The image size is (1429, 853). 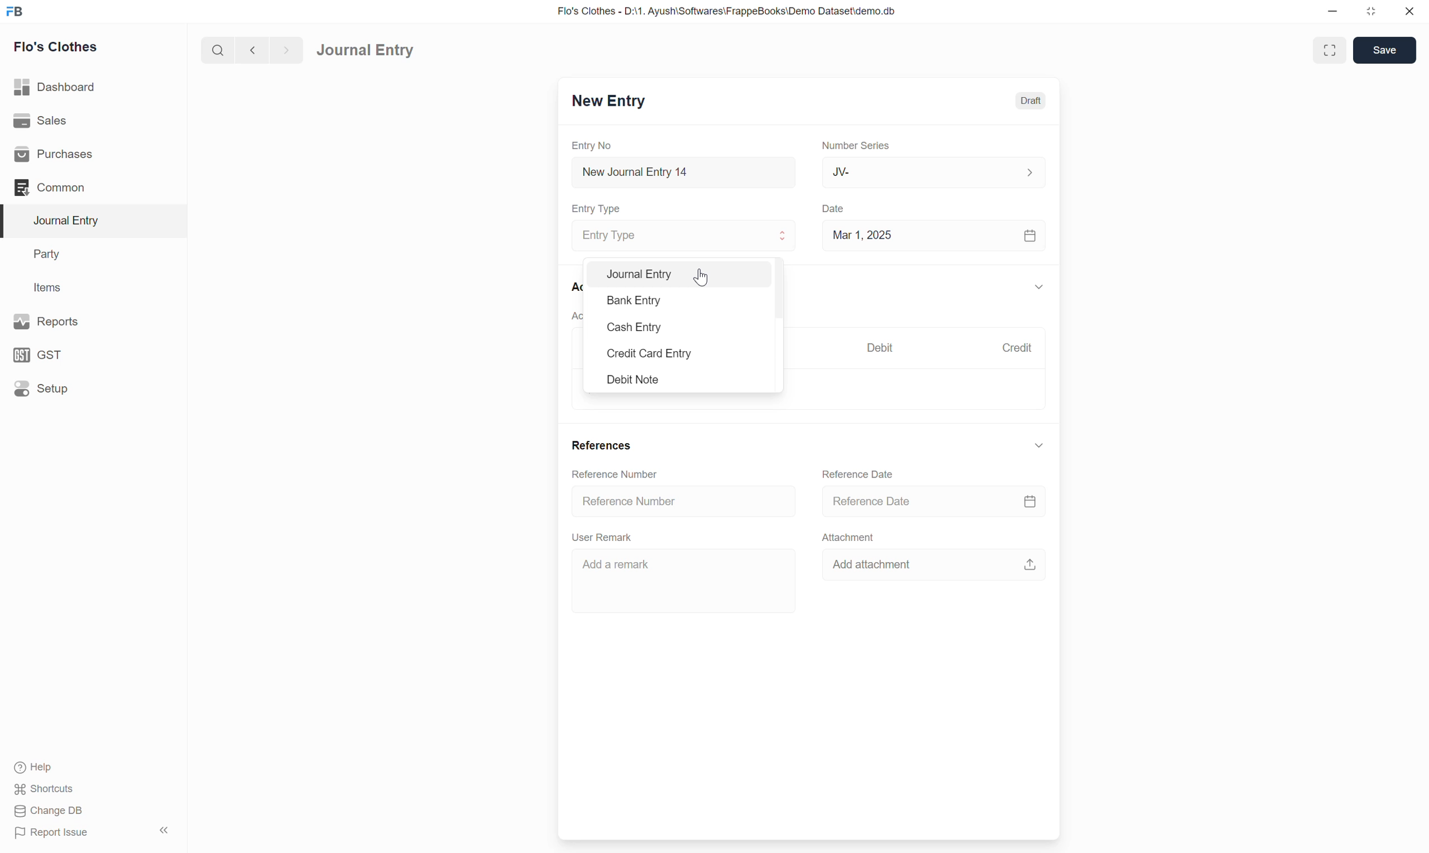 I want to click on resize, so click(x=1369, y=11).